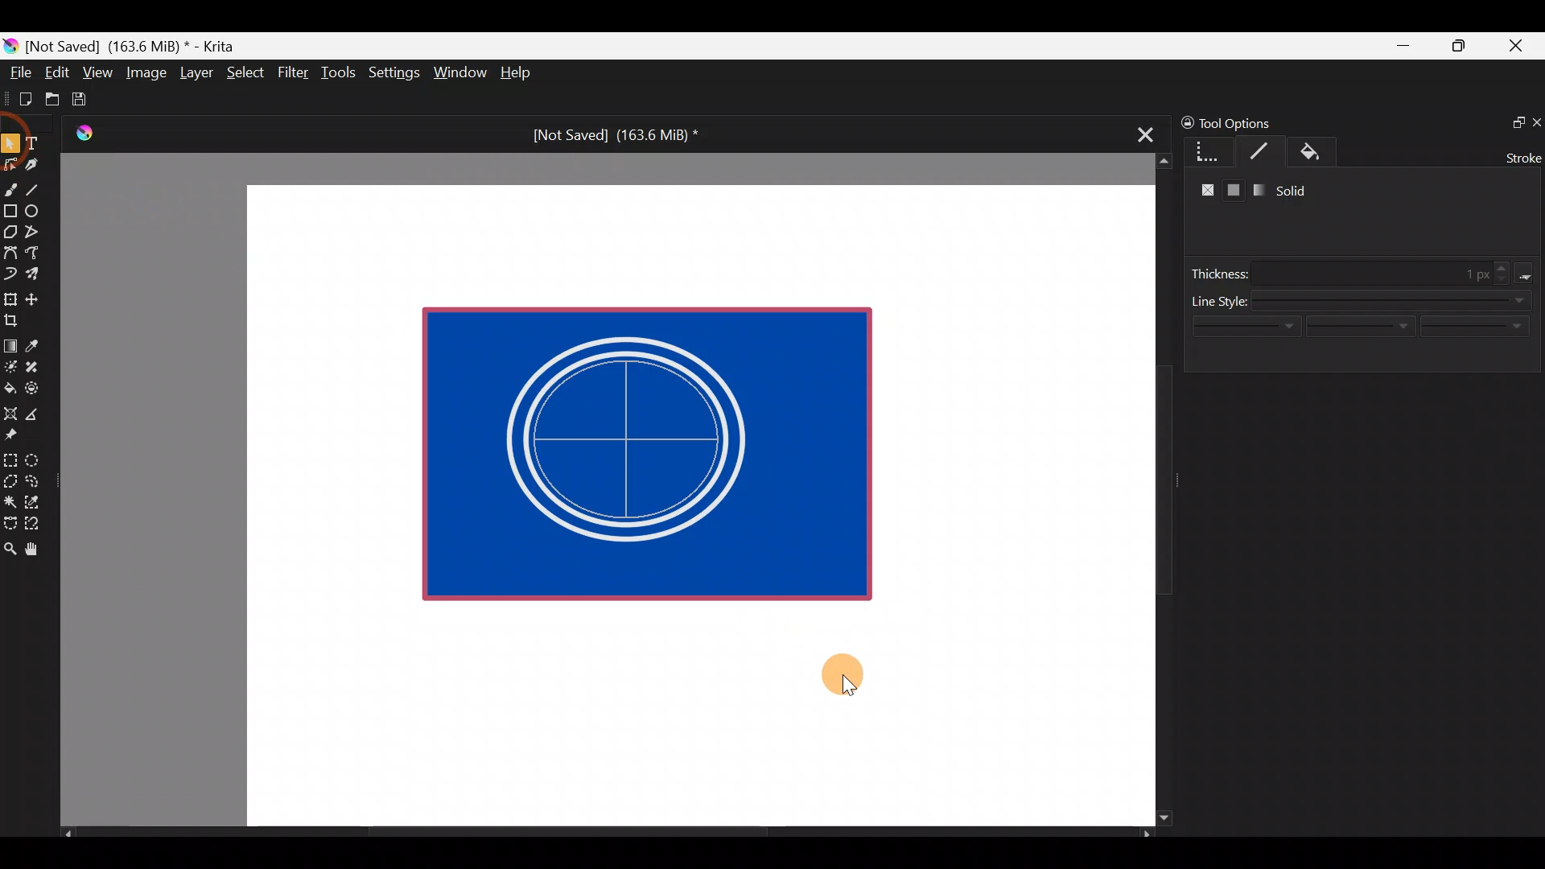 The image size is (1545, 869). What do you see at coordinates (10, 163) in the screenshot?
I see `Edit shapes tool` at bounding box center [10, 163].